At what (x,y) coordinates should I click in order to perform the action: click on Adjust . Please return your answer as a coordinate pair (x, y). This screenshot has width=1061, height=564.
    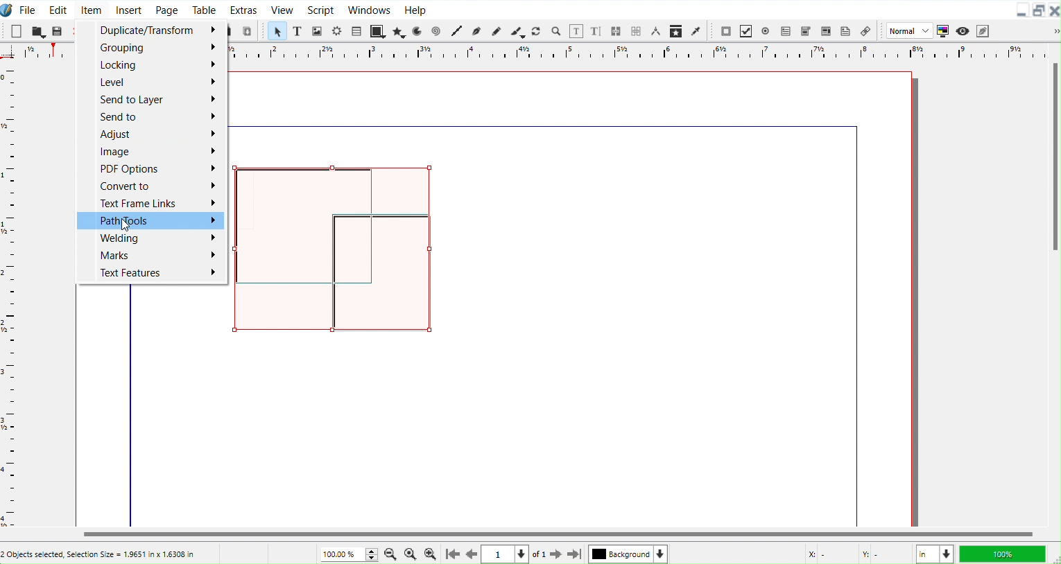
    Looking at the image, I should click on (150, 134).